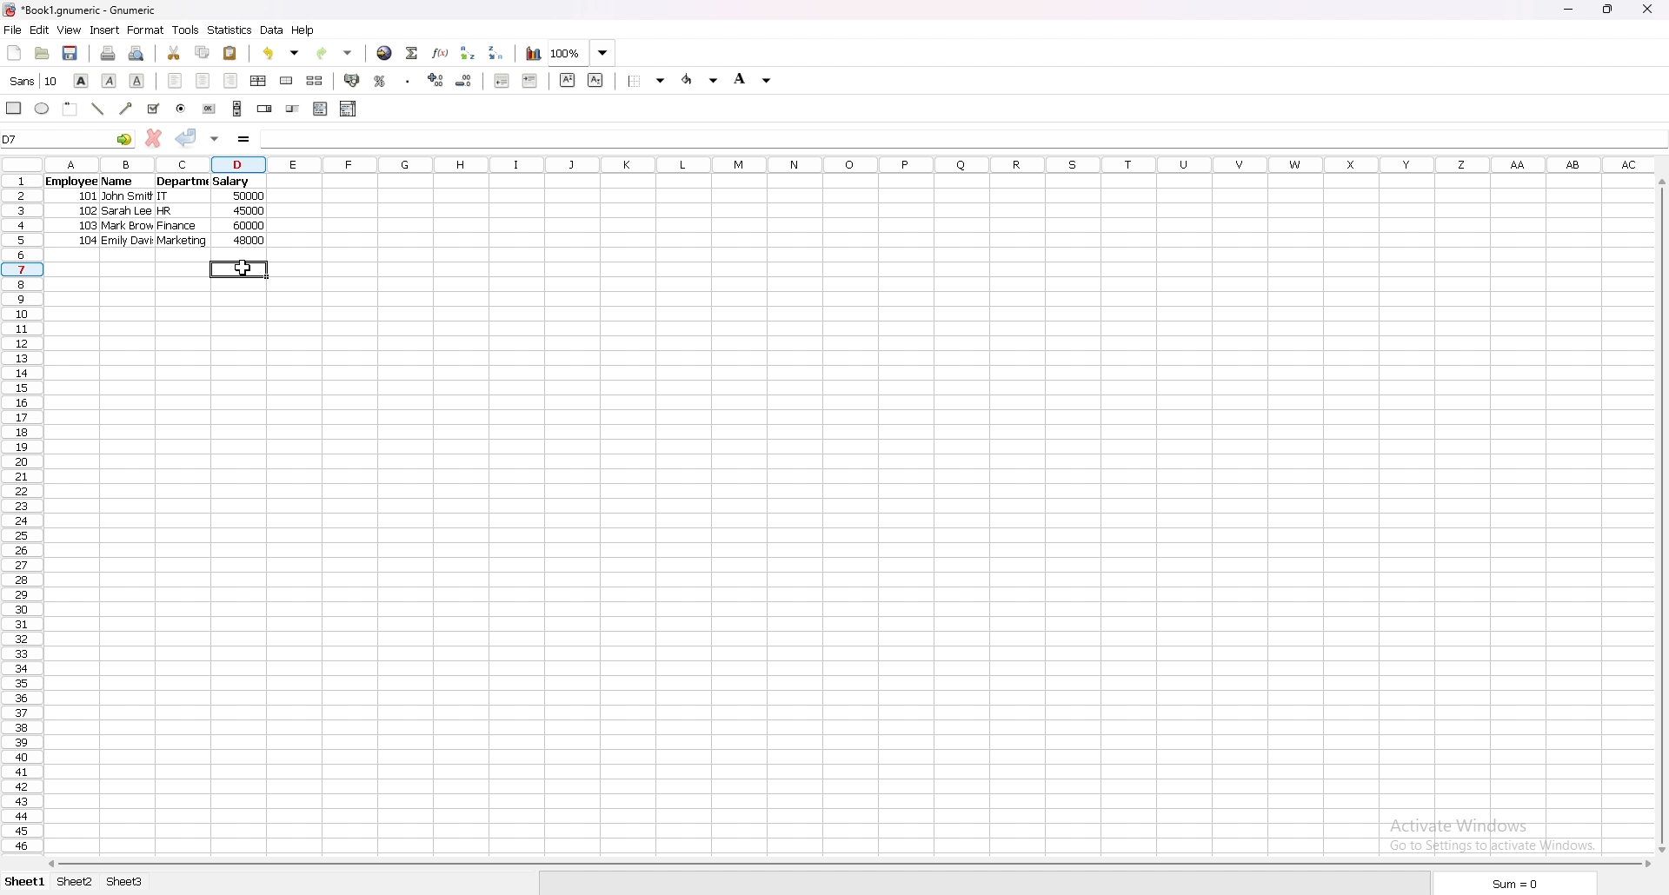  Describe the element at coordinates (464, 81) in the screenshot. I see `decrease decimal` at that location.